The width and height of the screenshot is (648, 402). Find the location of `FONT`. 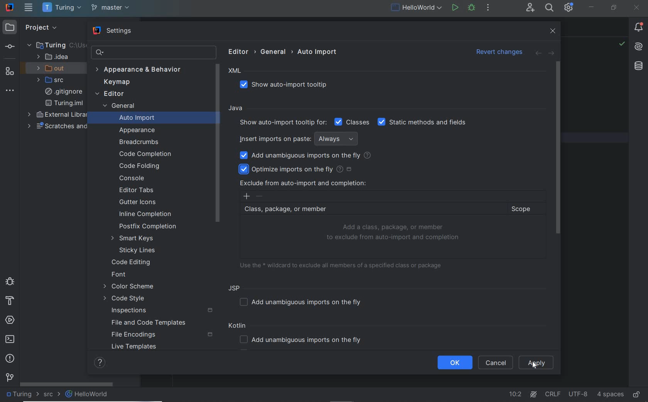

FONT is located at coordinates (119, 275).